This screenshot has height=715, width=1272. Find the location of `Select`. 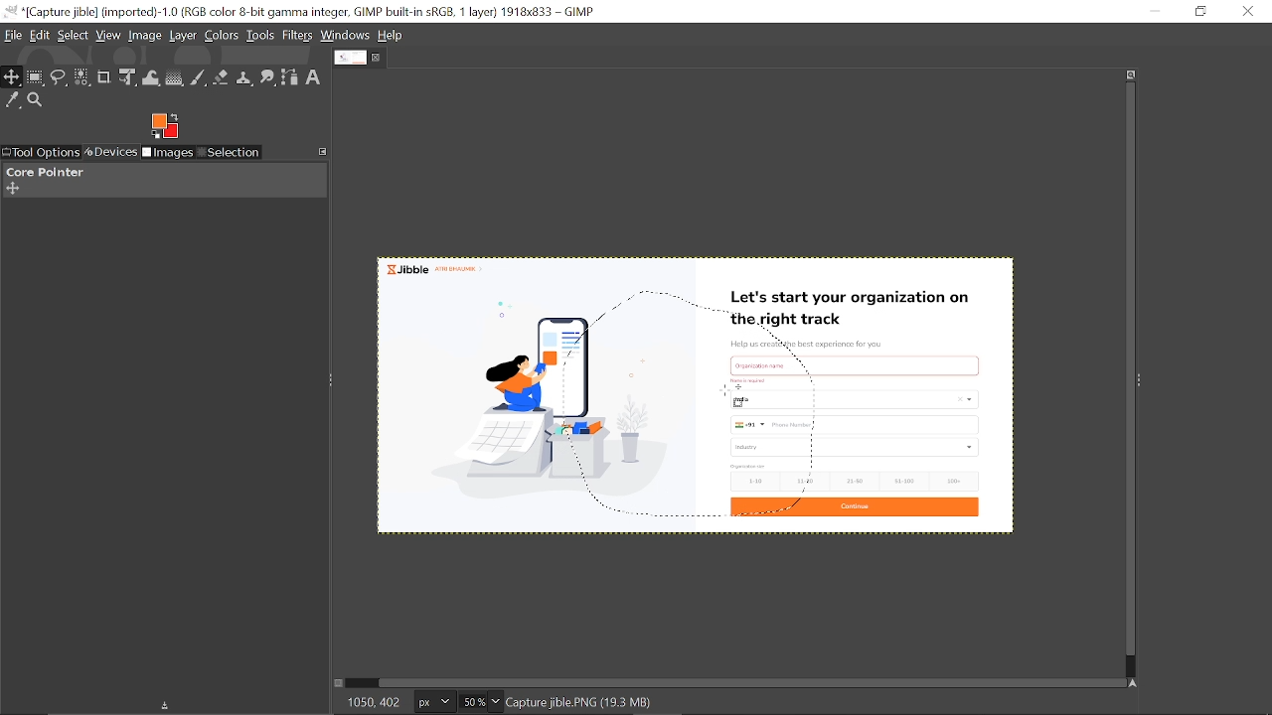

Select is located at coordinates (75, 36).